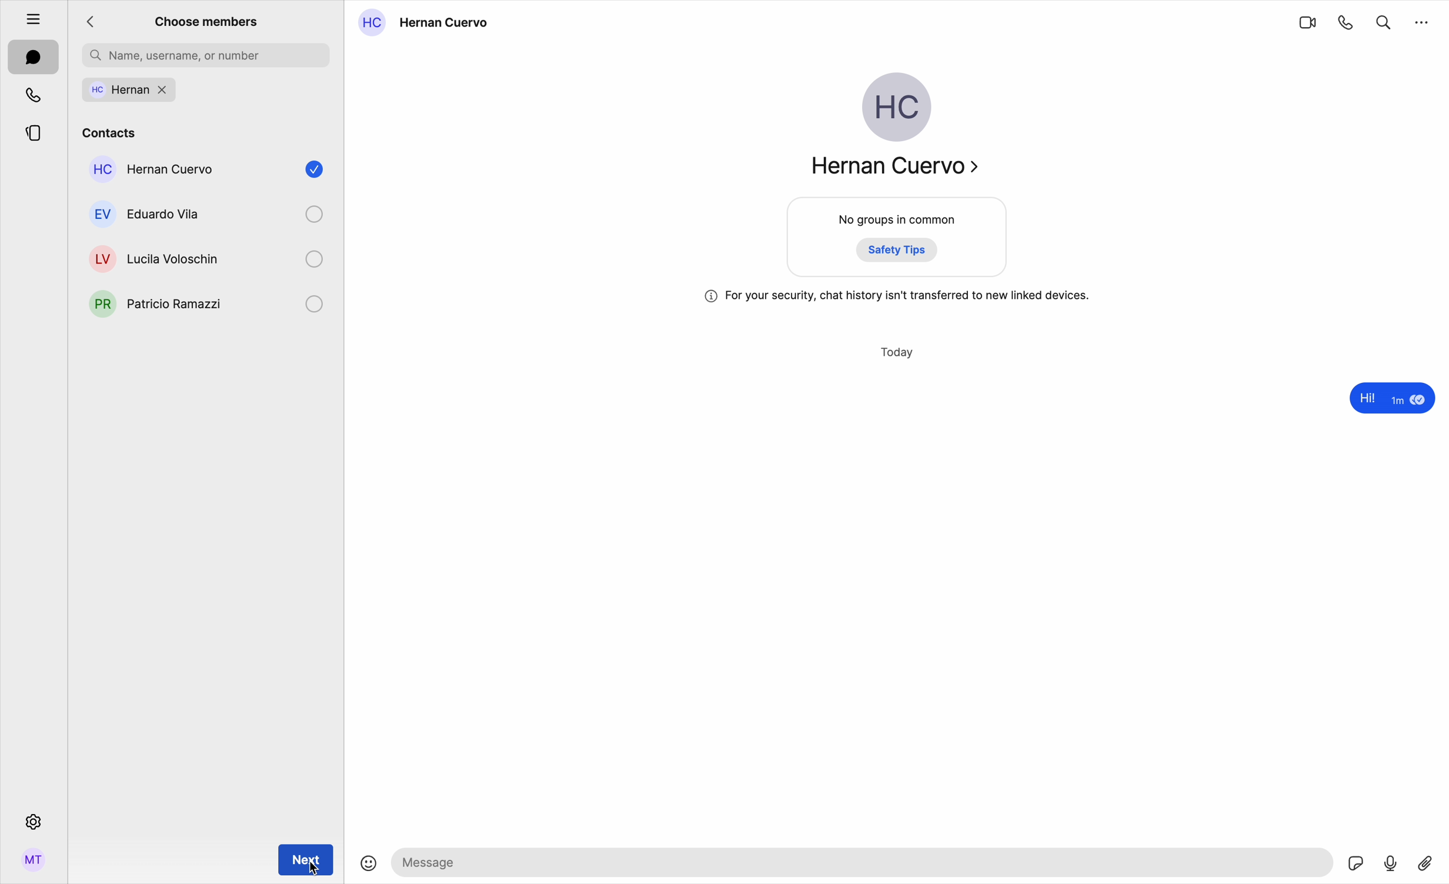 The height and width of the screenshot is (884, 1449). Describe the element at coordinates (865, 862) in the screenshot. I see `space to write` at that location.